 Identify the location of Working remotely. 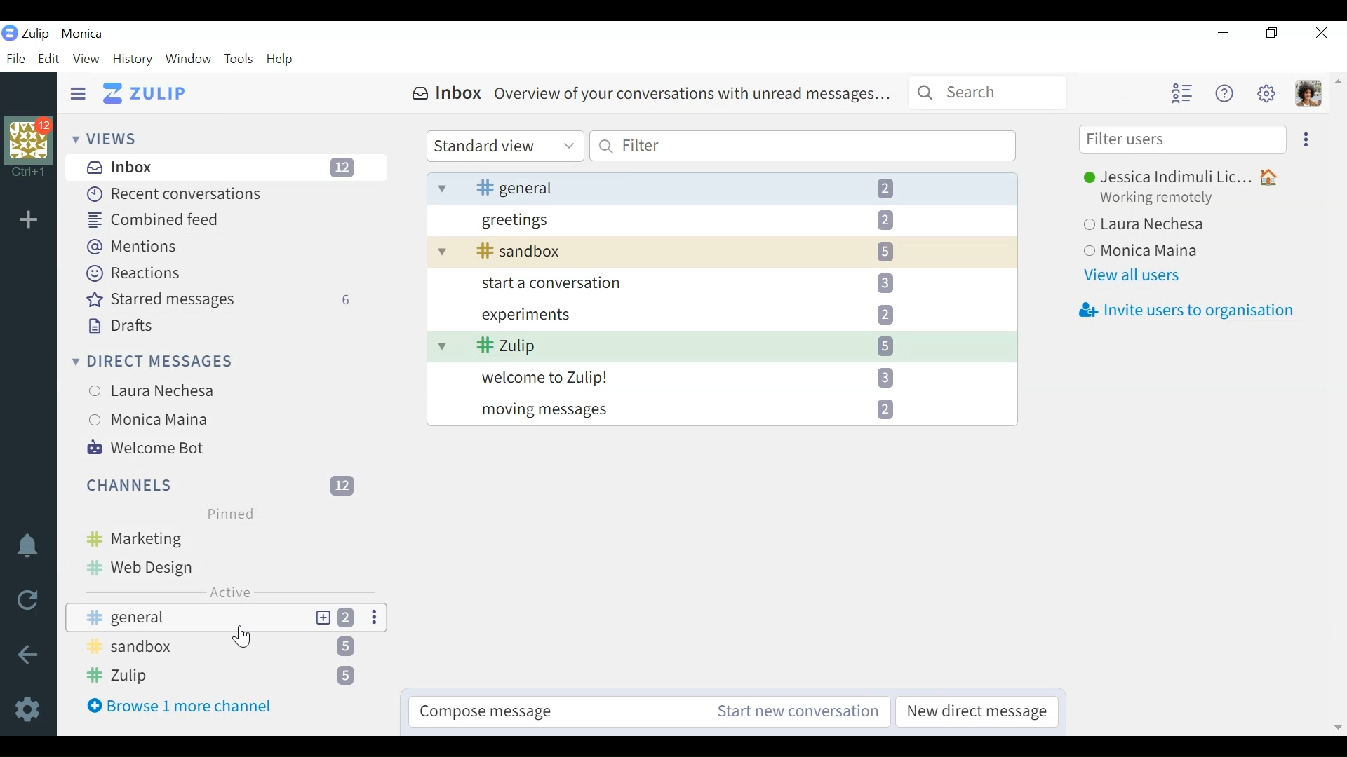
(1165, 199).